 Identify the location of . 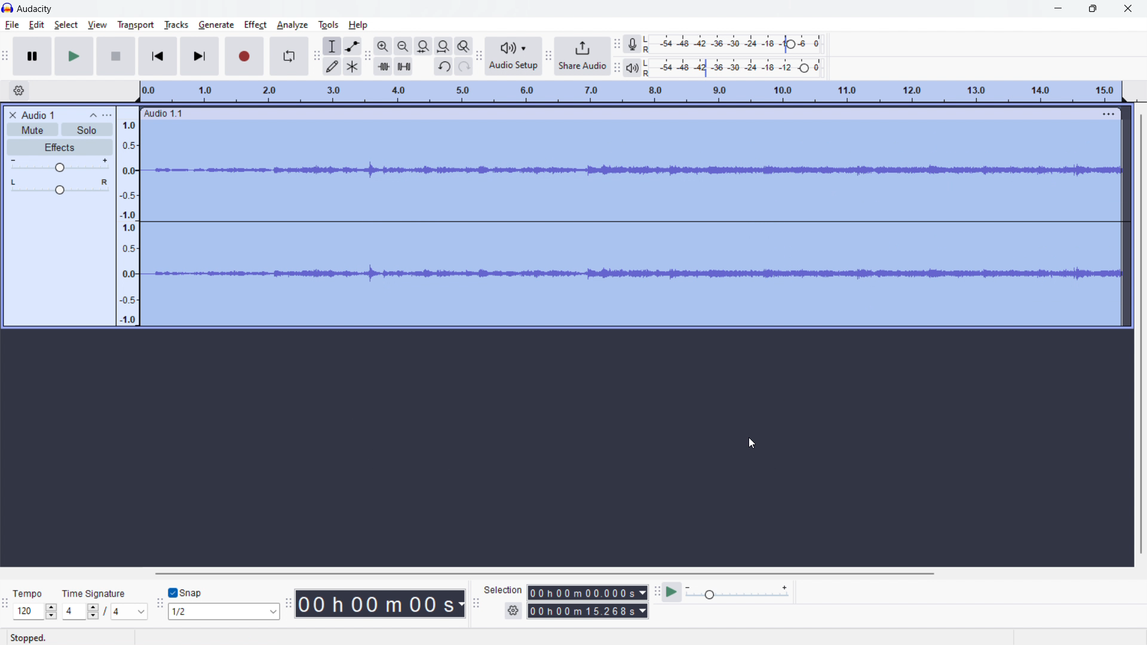
(316, 56).